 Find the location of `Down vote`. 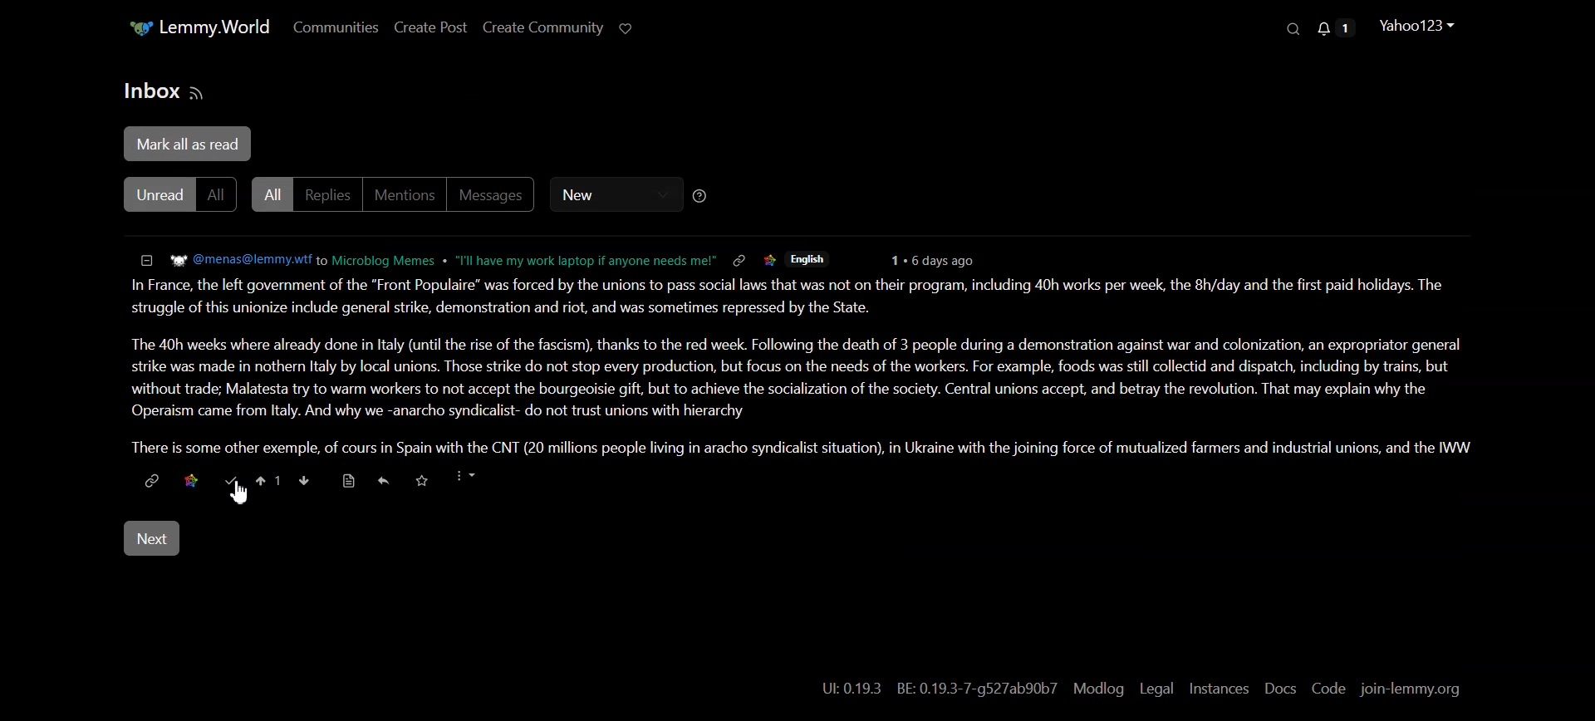

Down vote is located at coordinates (305, 481).